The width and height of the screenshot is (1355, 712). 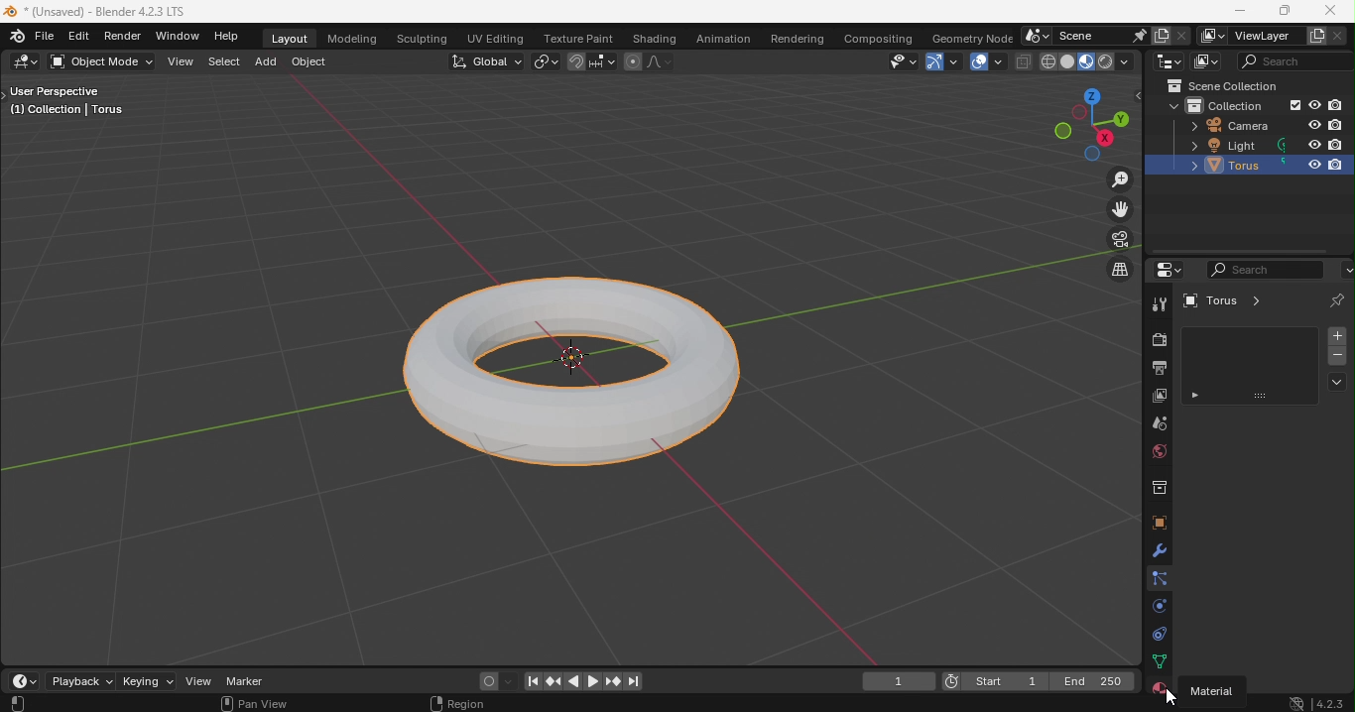 I want to click on Play animation, so click(x=572, y=681).